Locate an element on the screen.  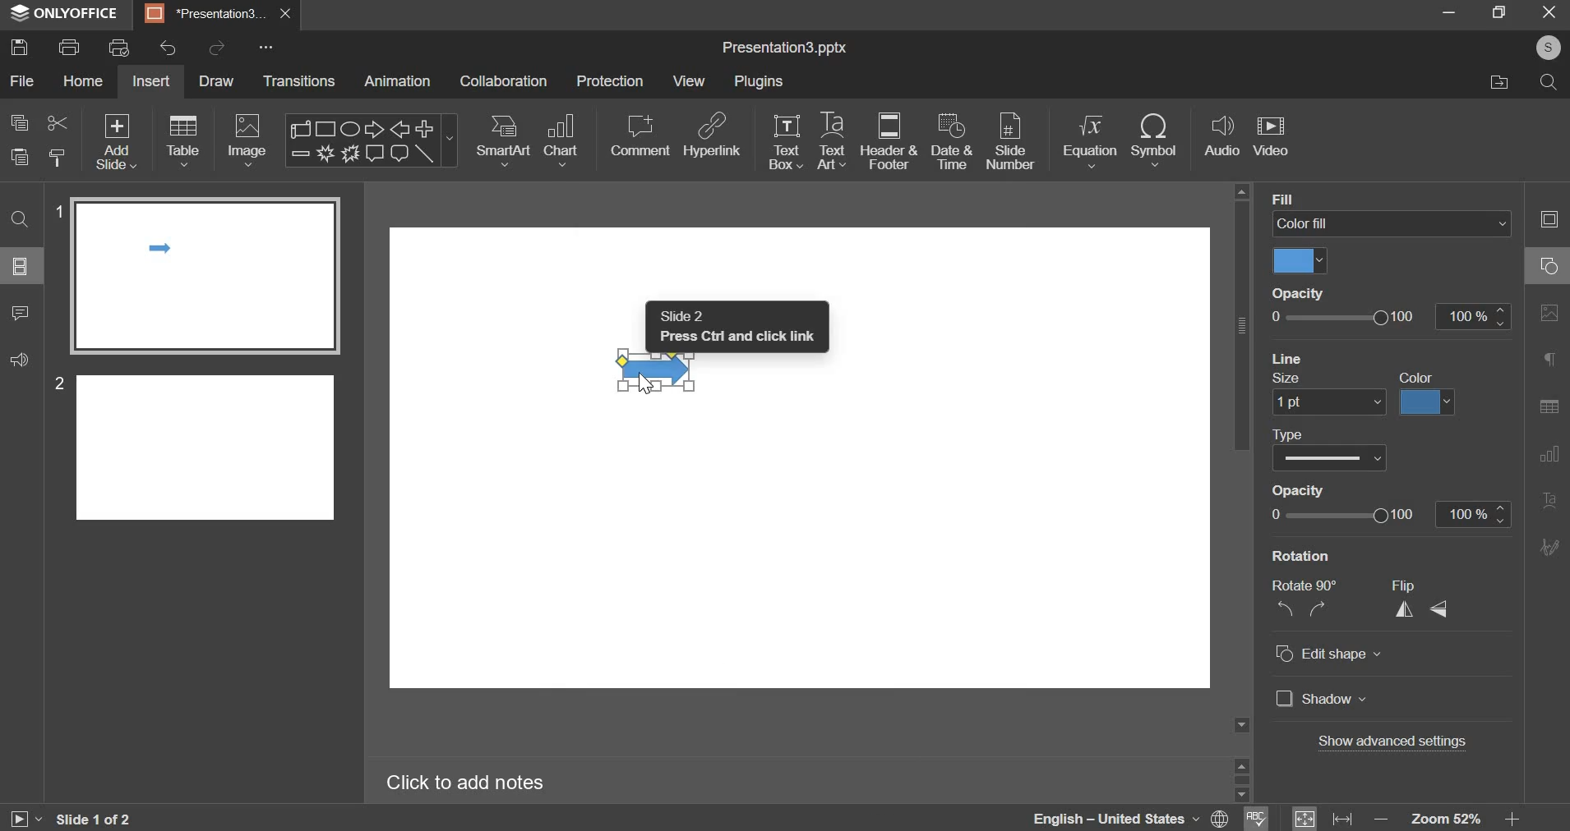
Presentation3 is located at coordinates (202, 16).